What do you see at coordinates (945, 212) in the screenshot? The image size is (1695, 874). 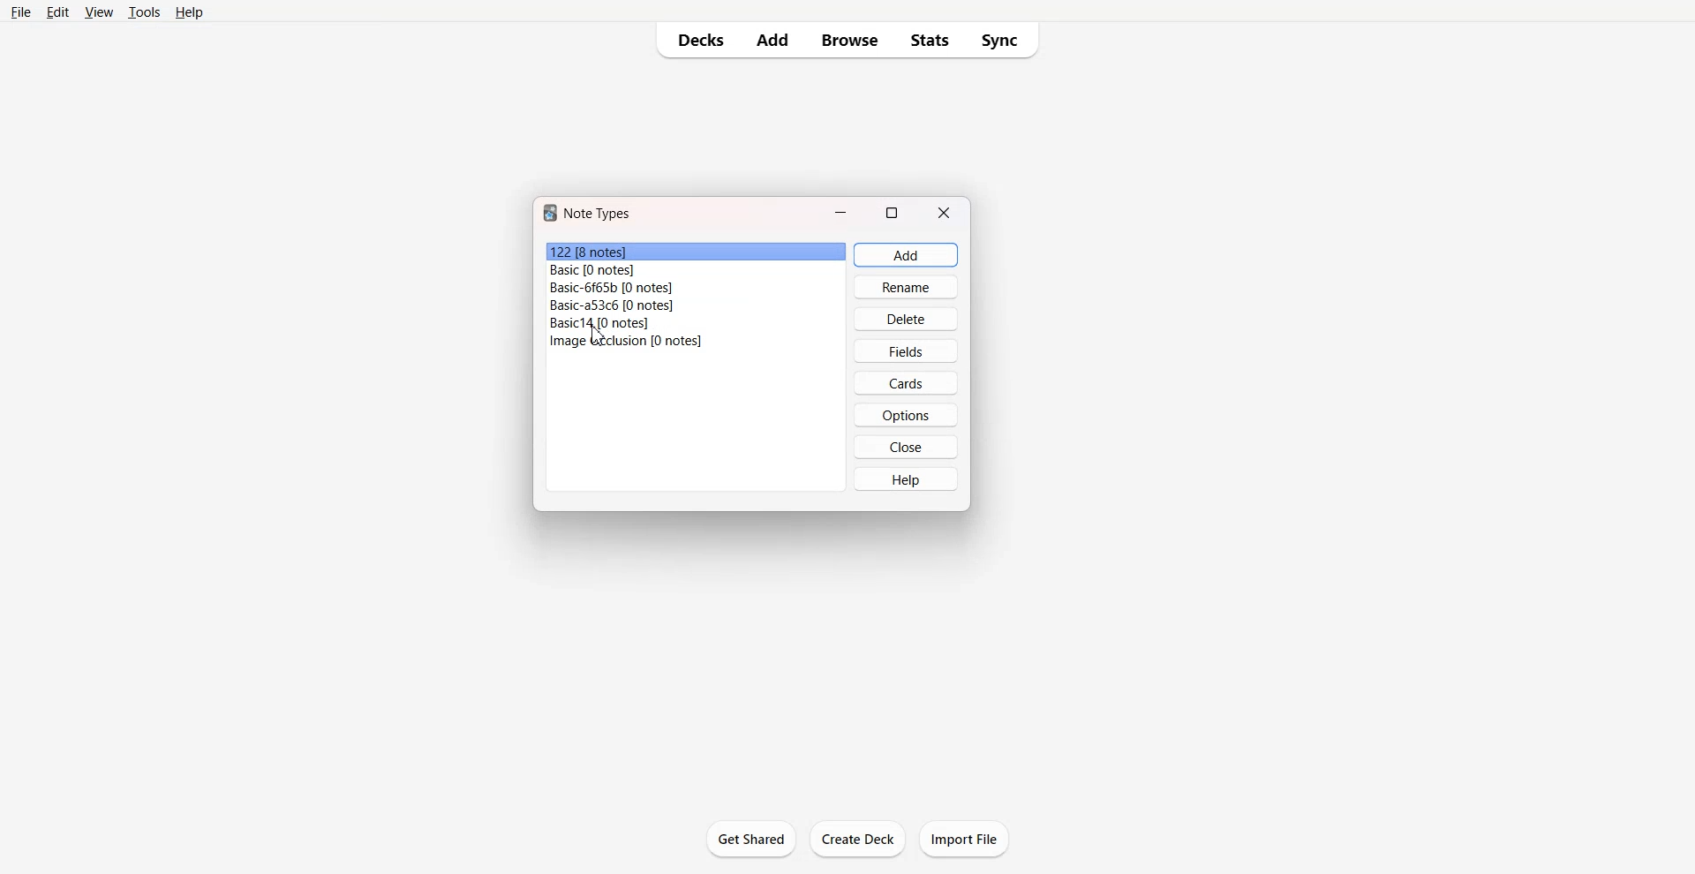 I see `Close` at bounding box center [945, 212].